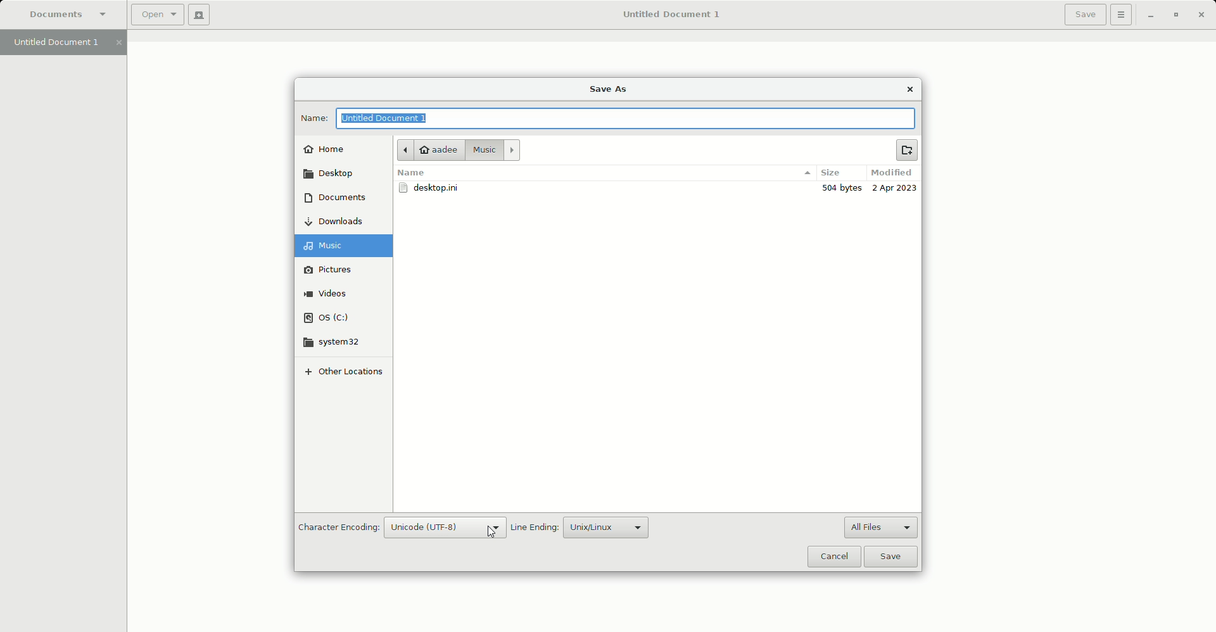  I want to click on Options, so click(1121, 15).